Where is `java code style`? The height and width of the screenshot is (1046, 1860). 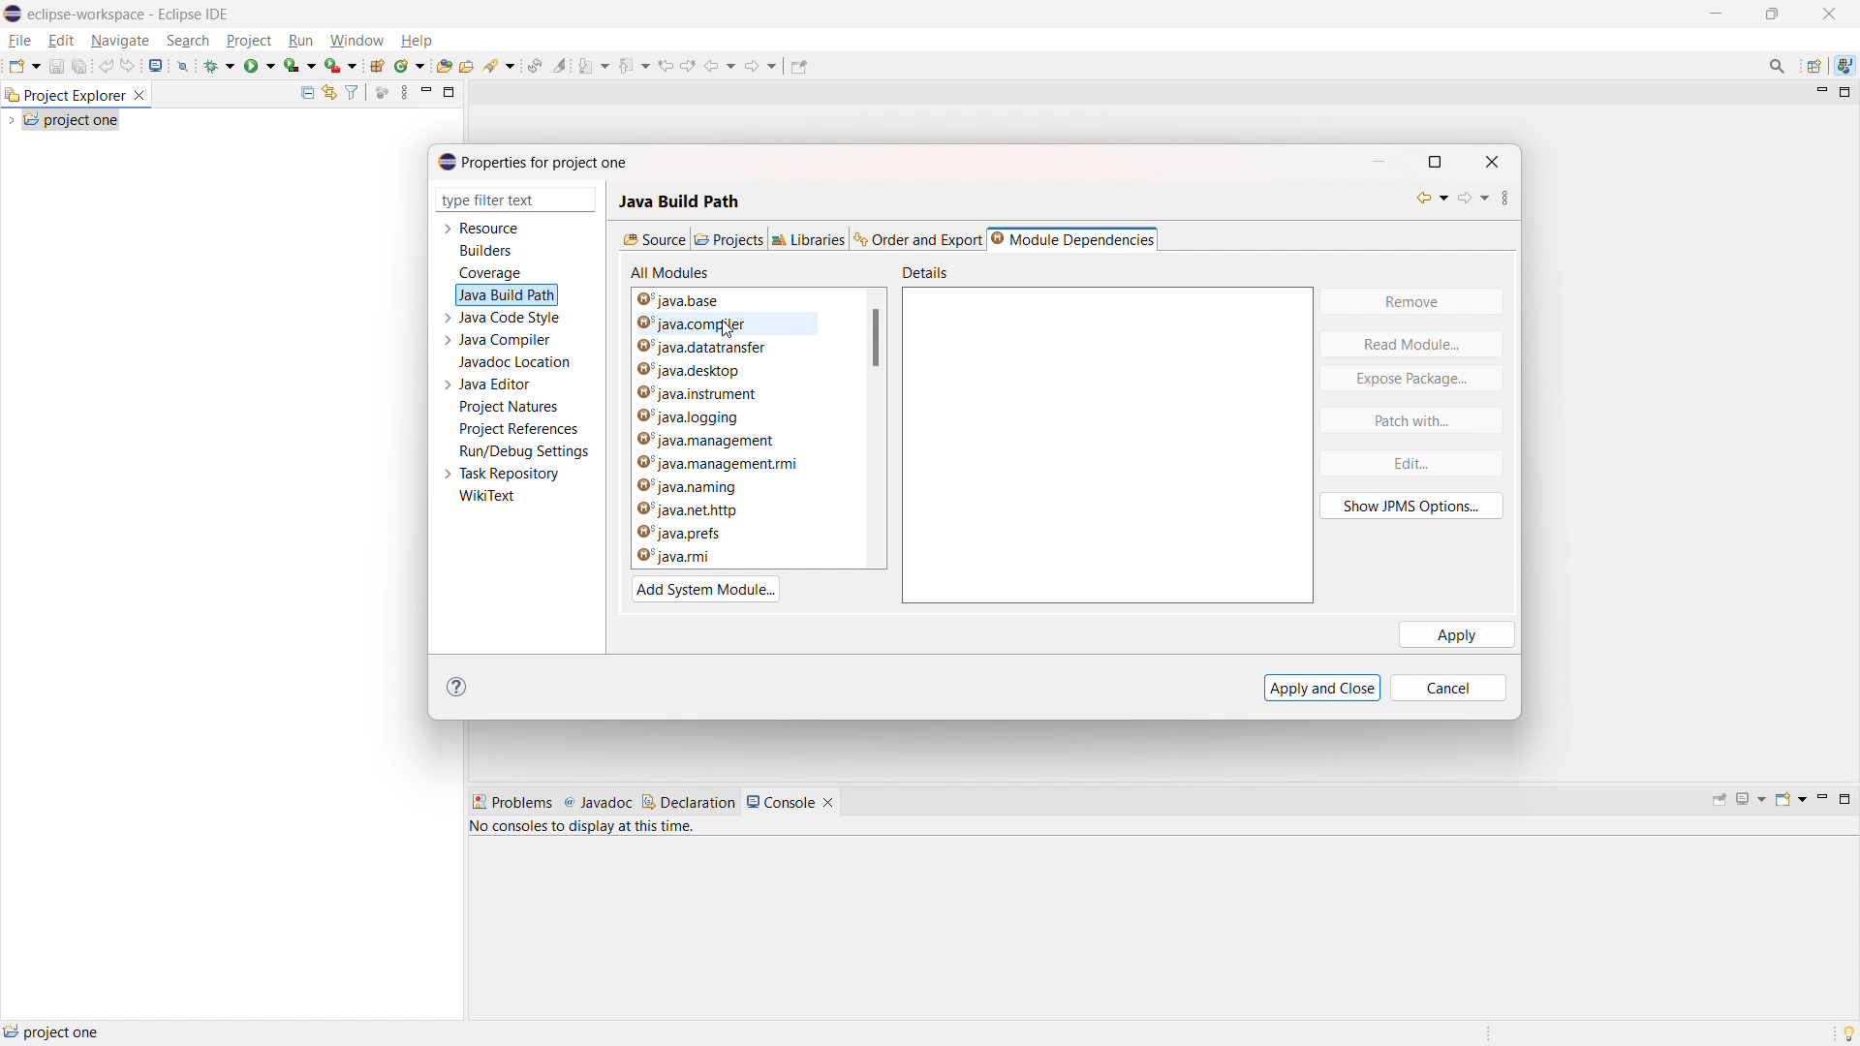
java code style is located at coordinates (511, 318).